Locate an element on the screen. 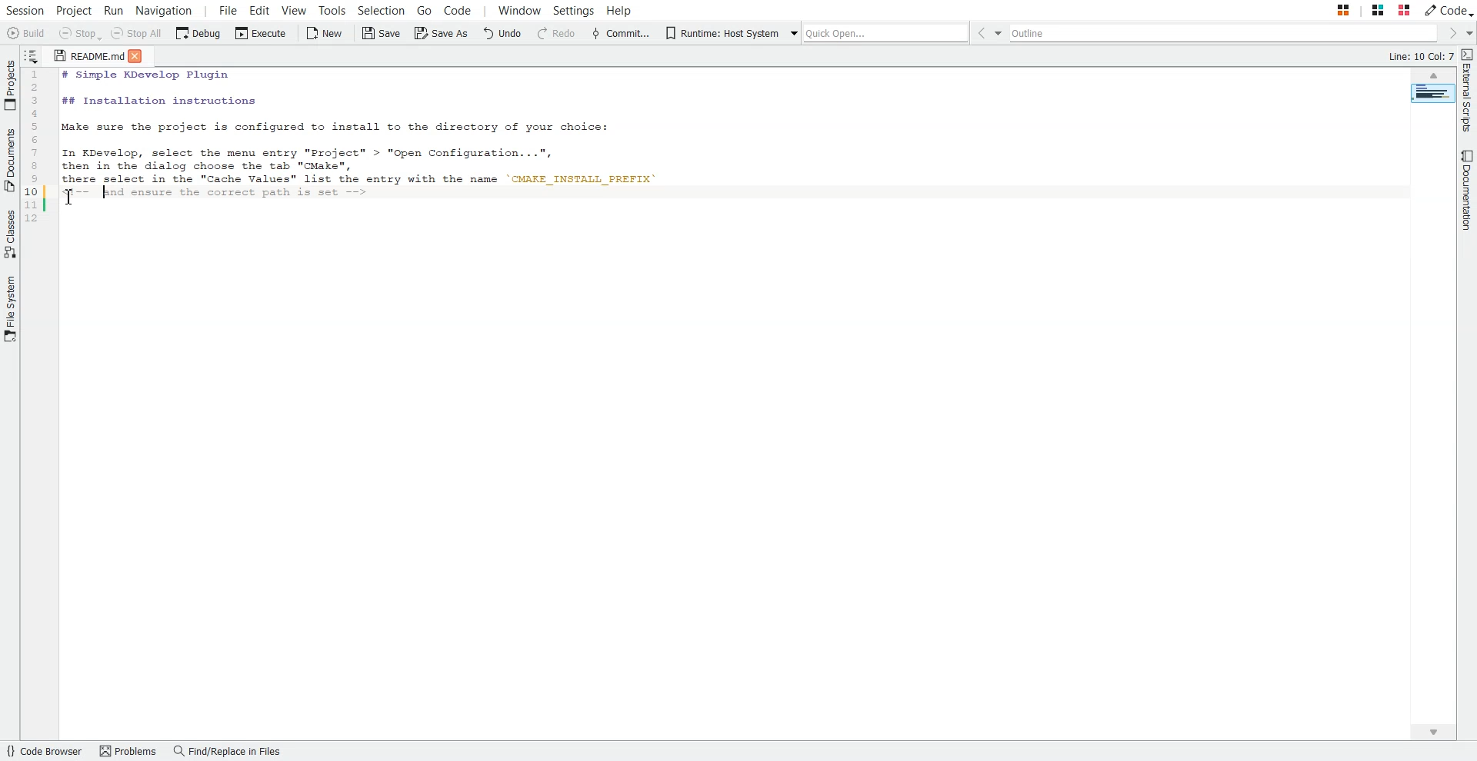 The image size is (1477, 761). Undo is located at coordinates (502, 34).